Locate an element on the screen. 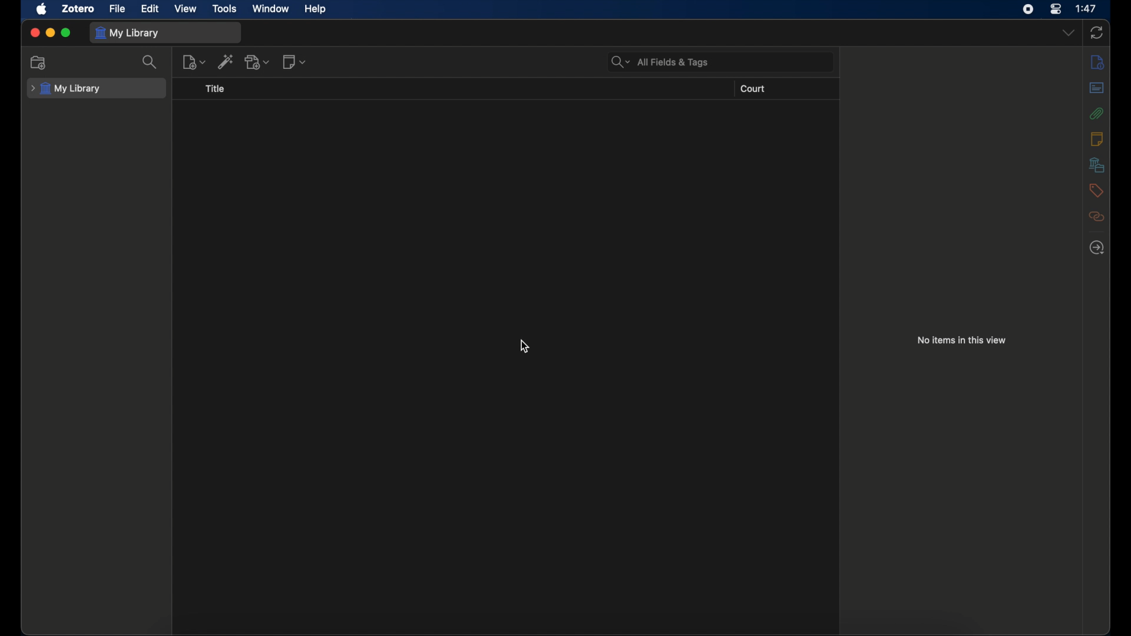  no items in this view is located at coordinates (962, 340).